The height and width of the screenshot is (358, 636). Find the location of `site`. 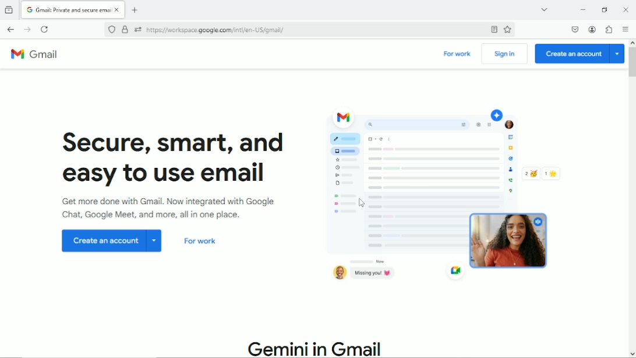

site is located at coordinates (216, 30).